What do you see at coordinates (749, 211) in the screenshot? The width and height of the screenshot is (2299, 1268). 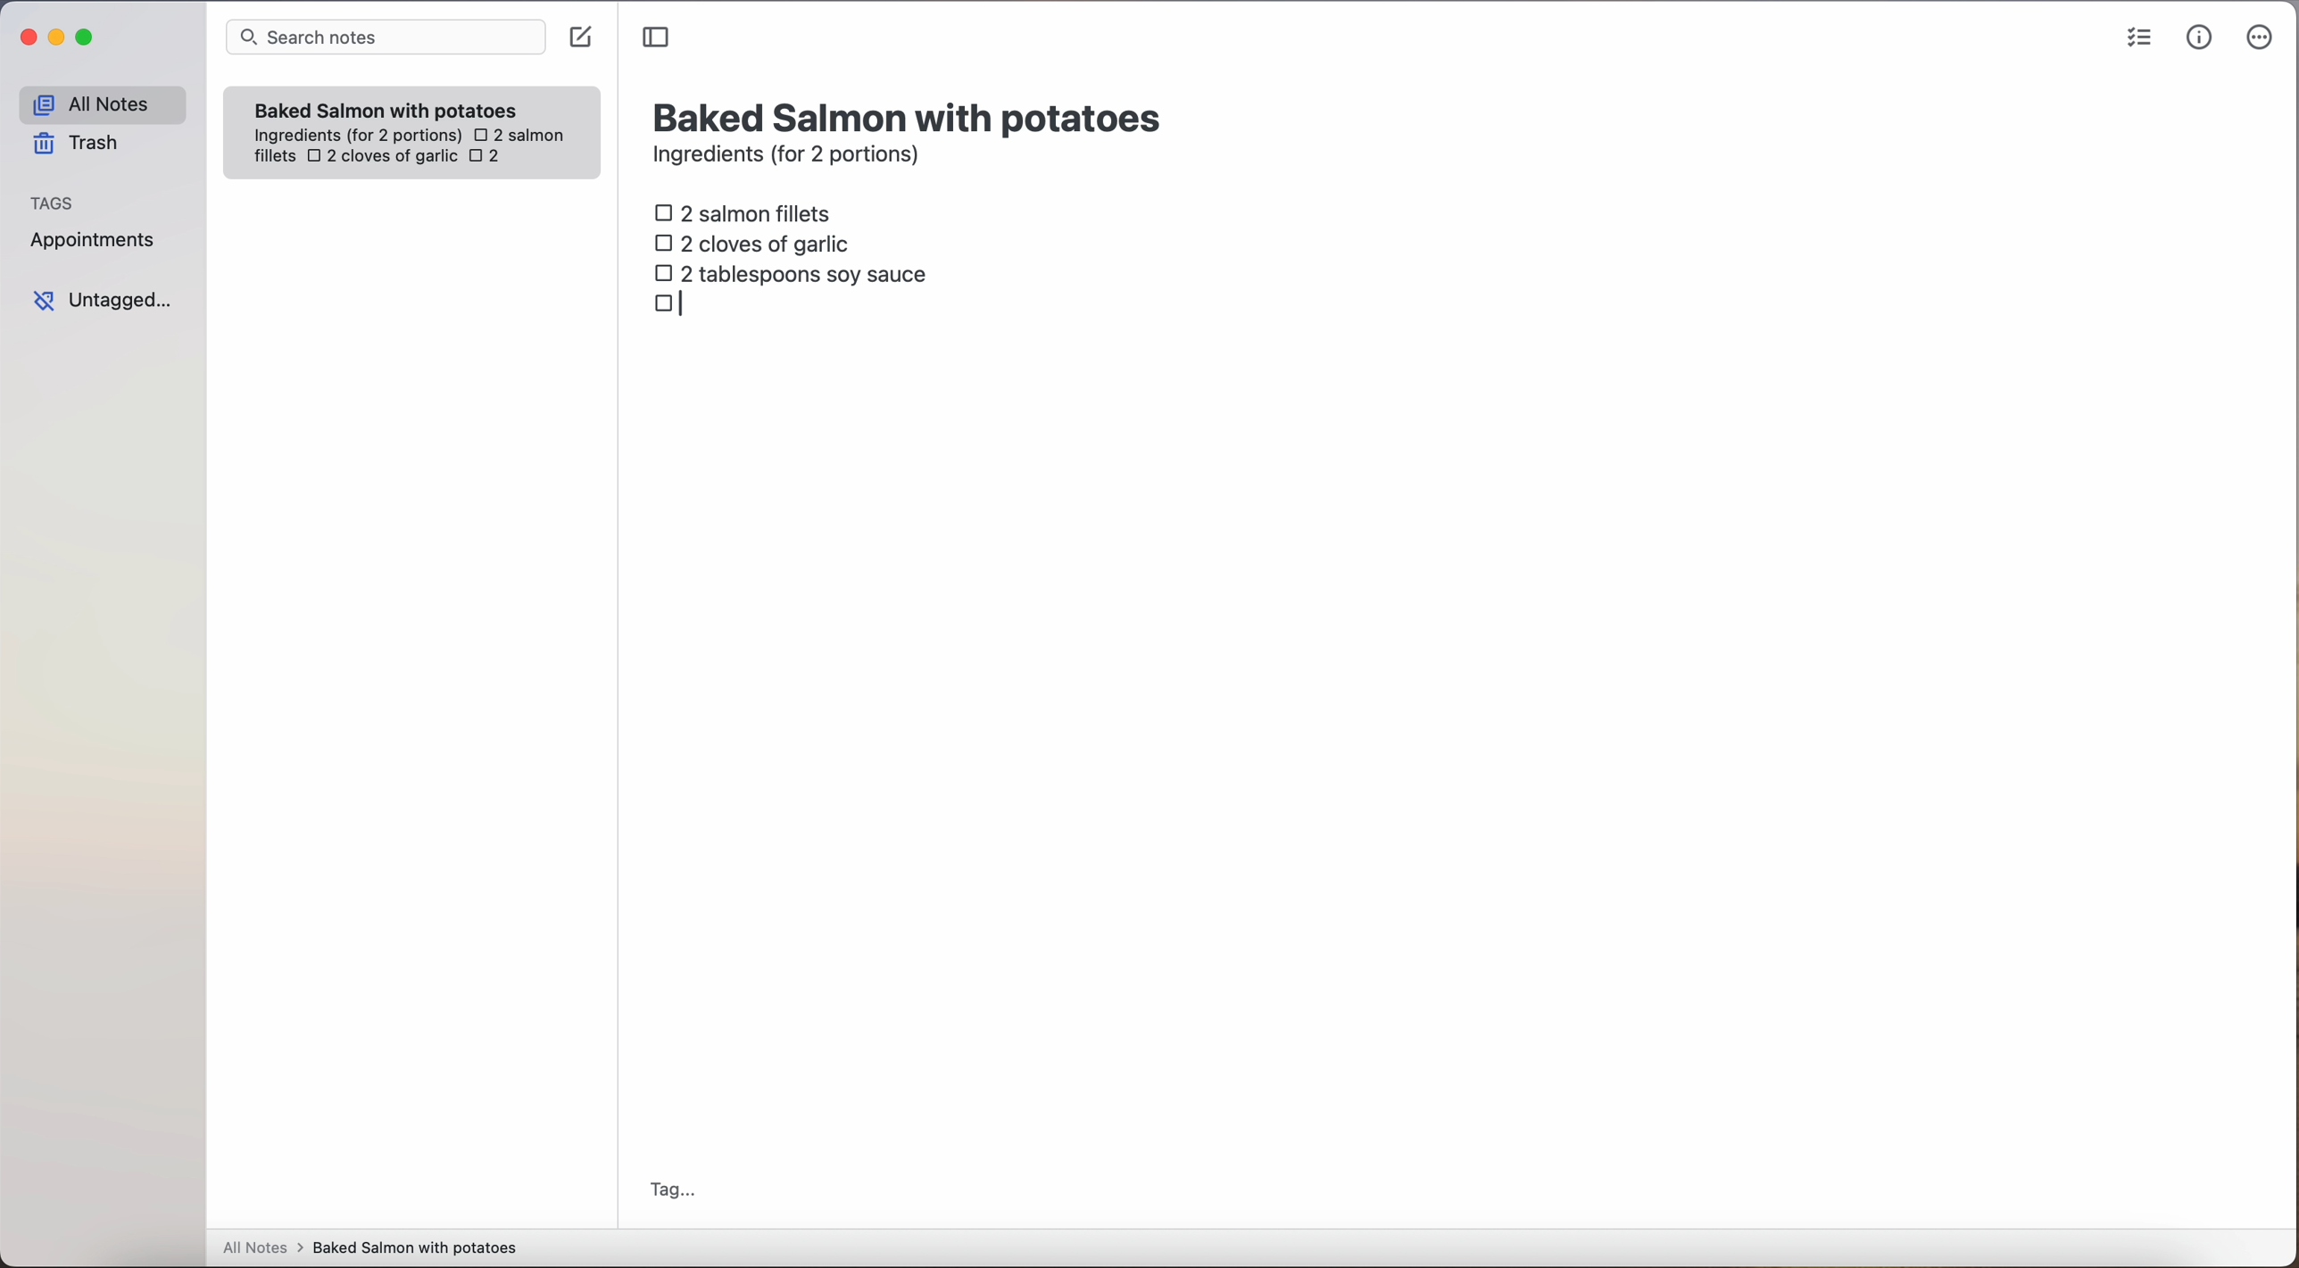 I see `2 salmon fillets` at bounding box center [749, 211].